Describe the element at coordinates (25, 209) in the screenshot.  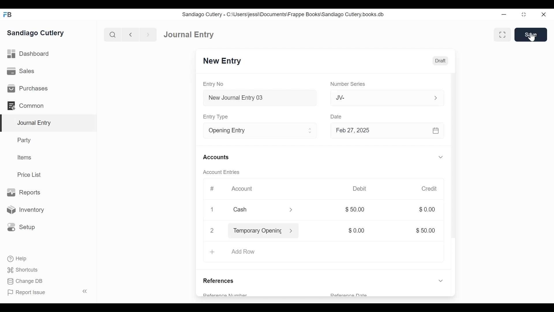
I see `Inventory` at that location.